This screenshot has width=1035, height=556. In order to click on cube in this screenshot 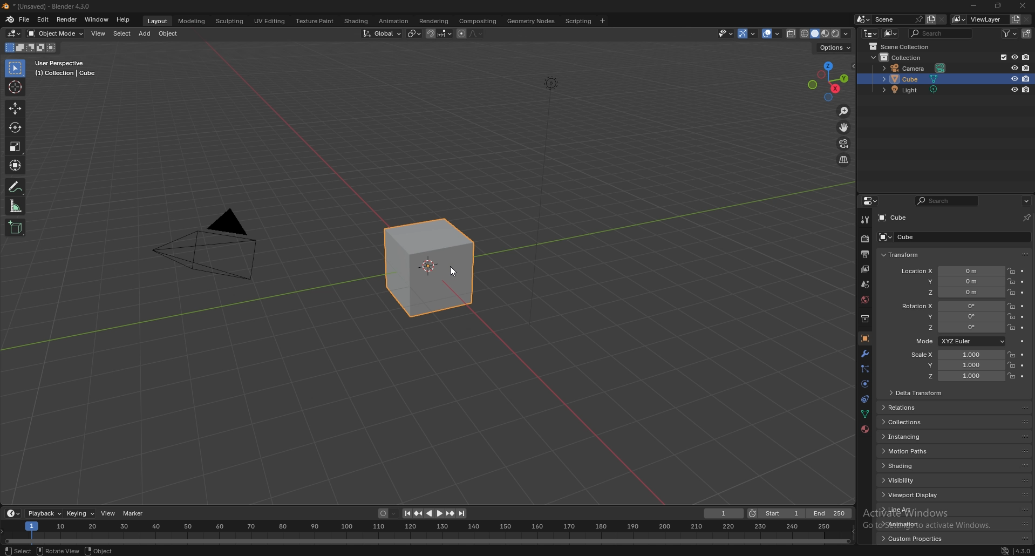, I will do `click(436, 268)`.